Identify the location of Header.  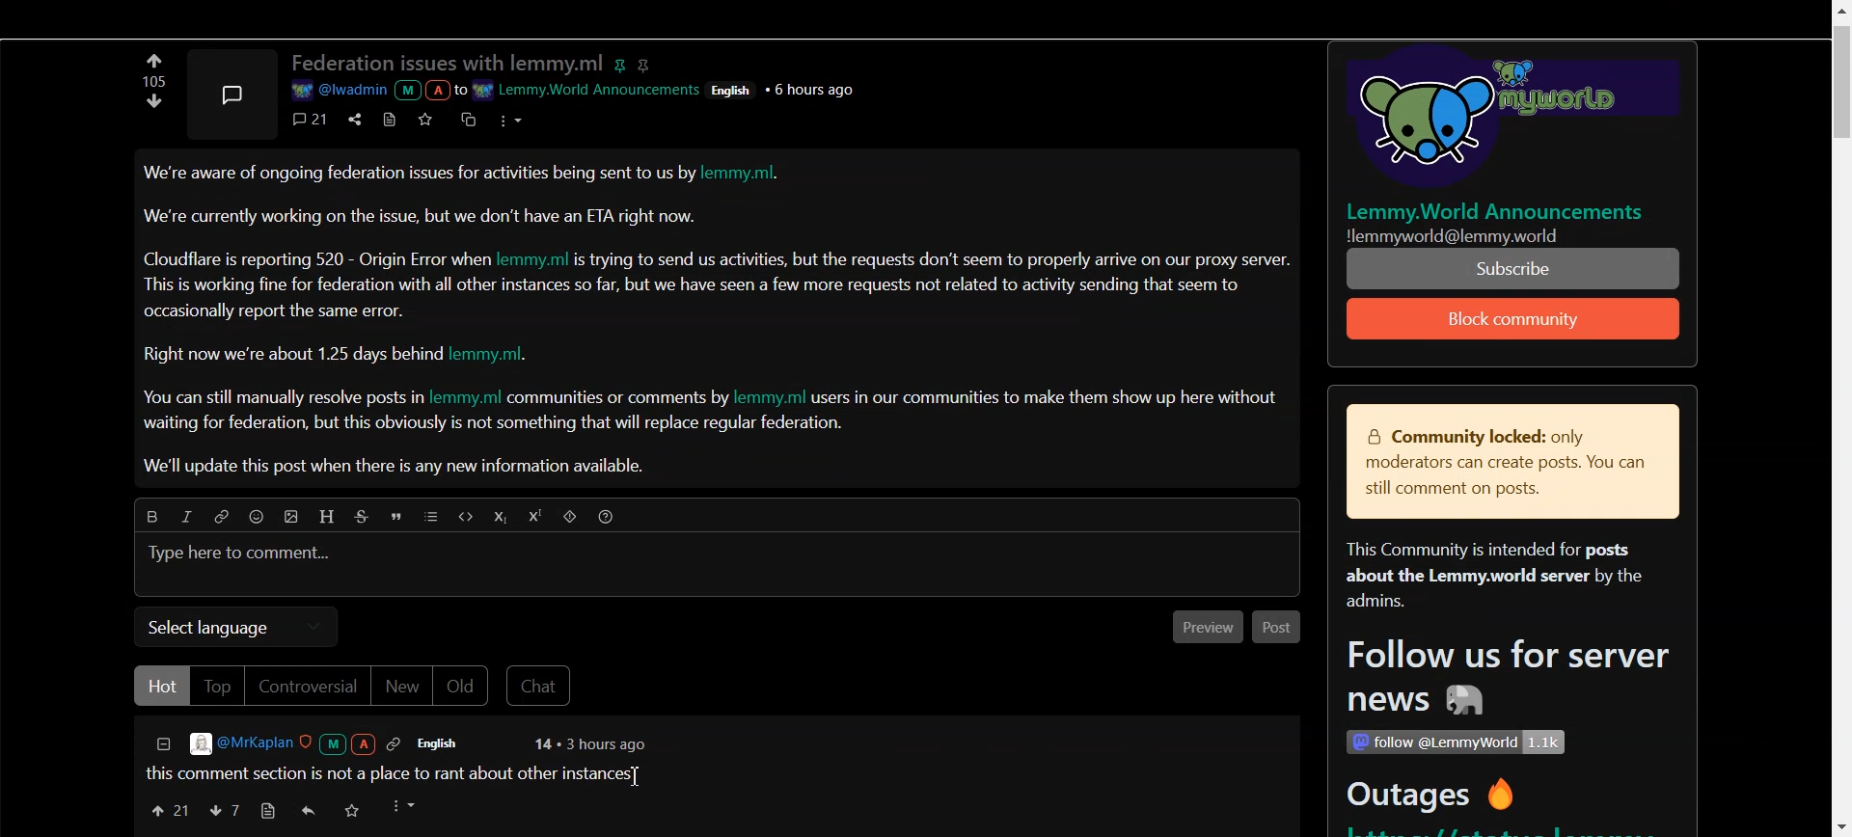
(329, 516).